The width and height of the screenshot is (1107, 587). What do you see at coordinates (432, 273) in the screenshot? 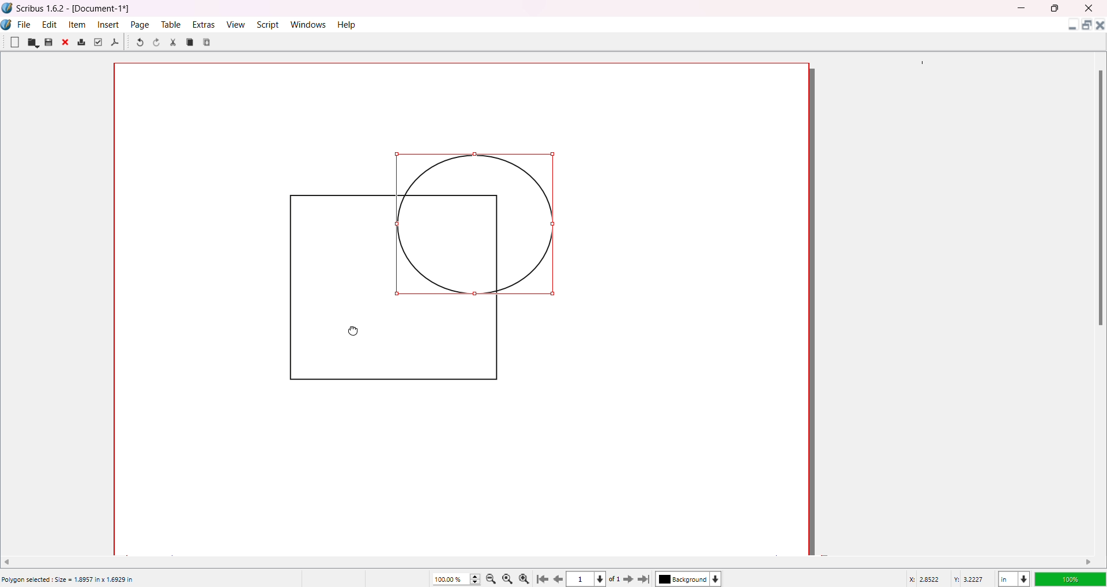
I see `Objects` at bounding box center [432, 273].